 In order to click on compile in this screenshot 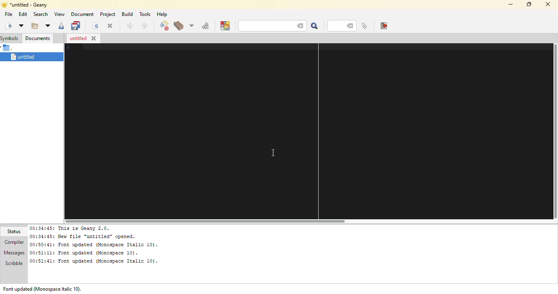, I will do `click(164, 26)`.